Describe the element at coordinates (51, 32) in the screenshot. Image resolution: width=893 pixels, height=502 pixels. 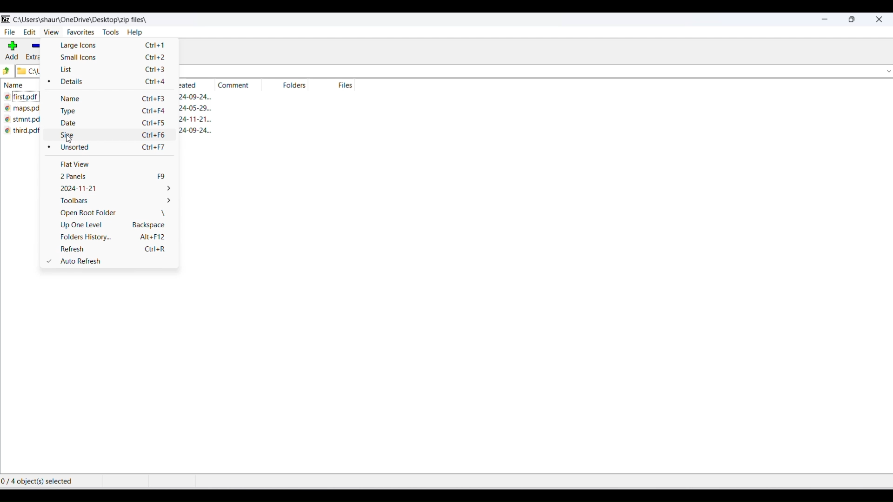
I see `view` at that location.